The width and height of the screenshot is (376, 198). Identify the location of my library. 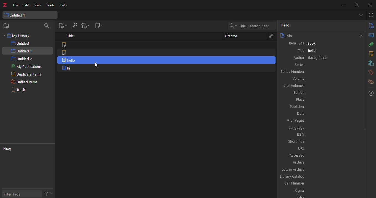
(17, 36).